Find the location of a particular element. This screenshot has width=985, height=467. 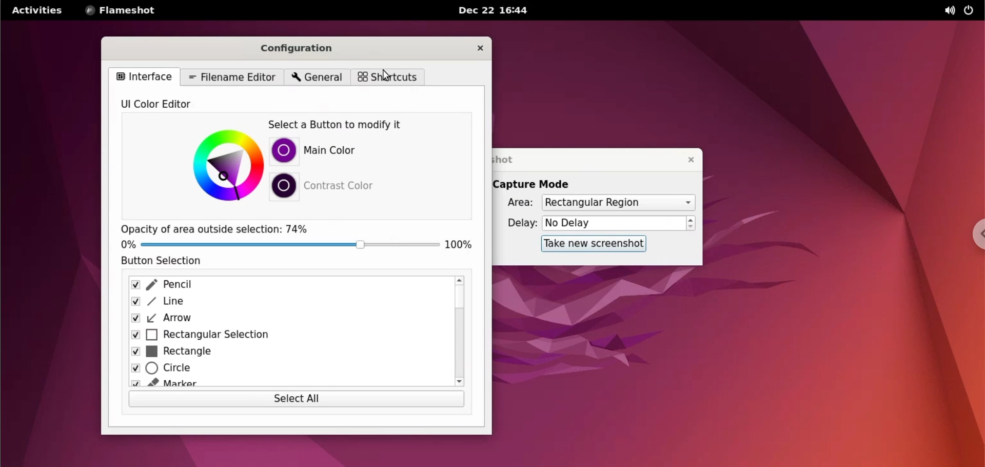

0% is located at coordinates (126, 246).